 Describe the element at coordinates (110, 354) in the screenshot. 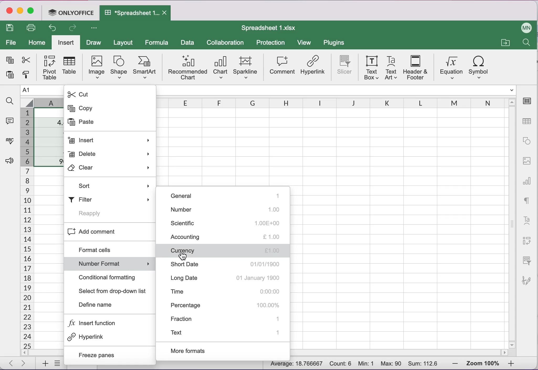

I see `Freeze panes` at that location.